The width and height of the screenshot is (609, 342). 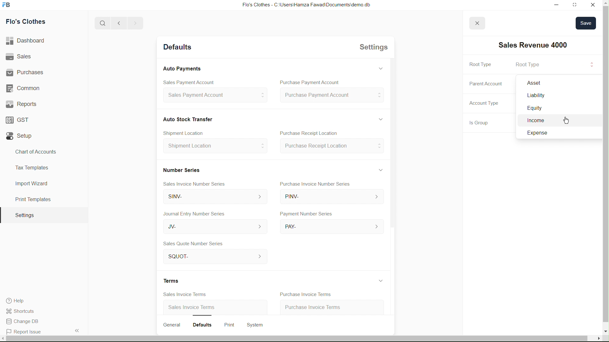 I want to click on GST, so click(x=20, y=118).